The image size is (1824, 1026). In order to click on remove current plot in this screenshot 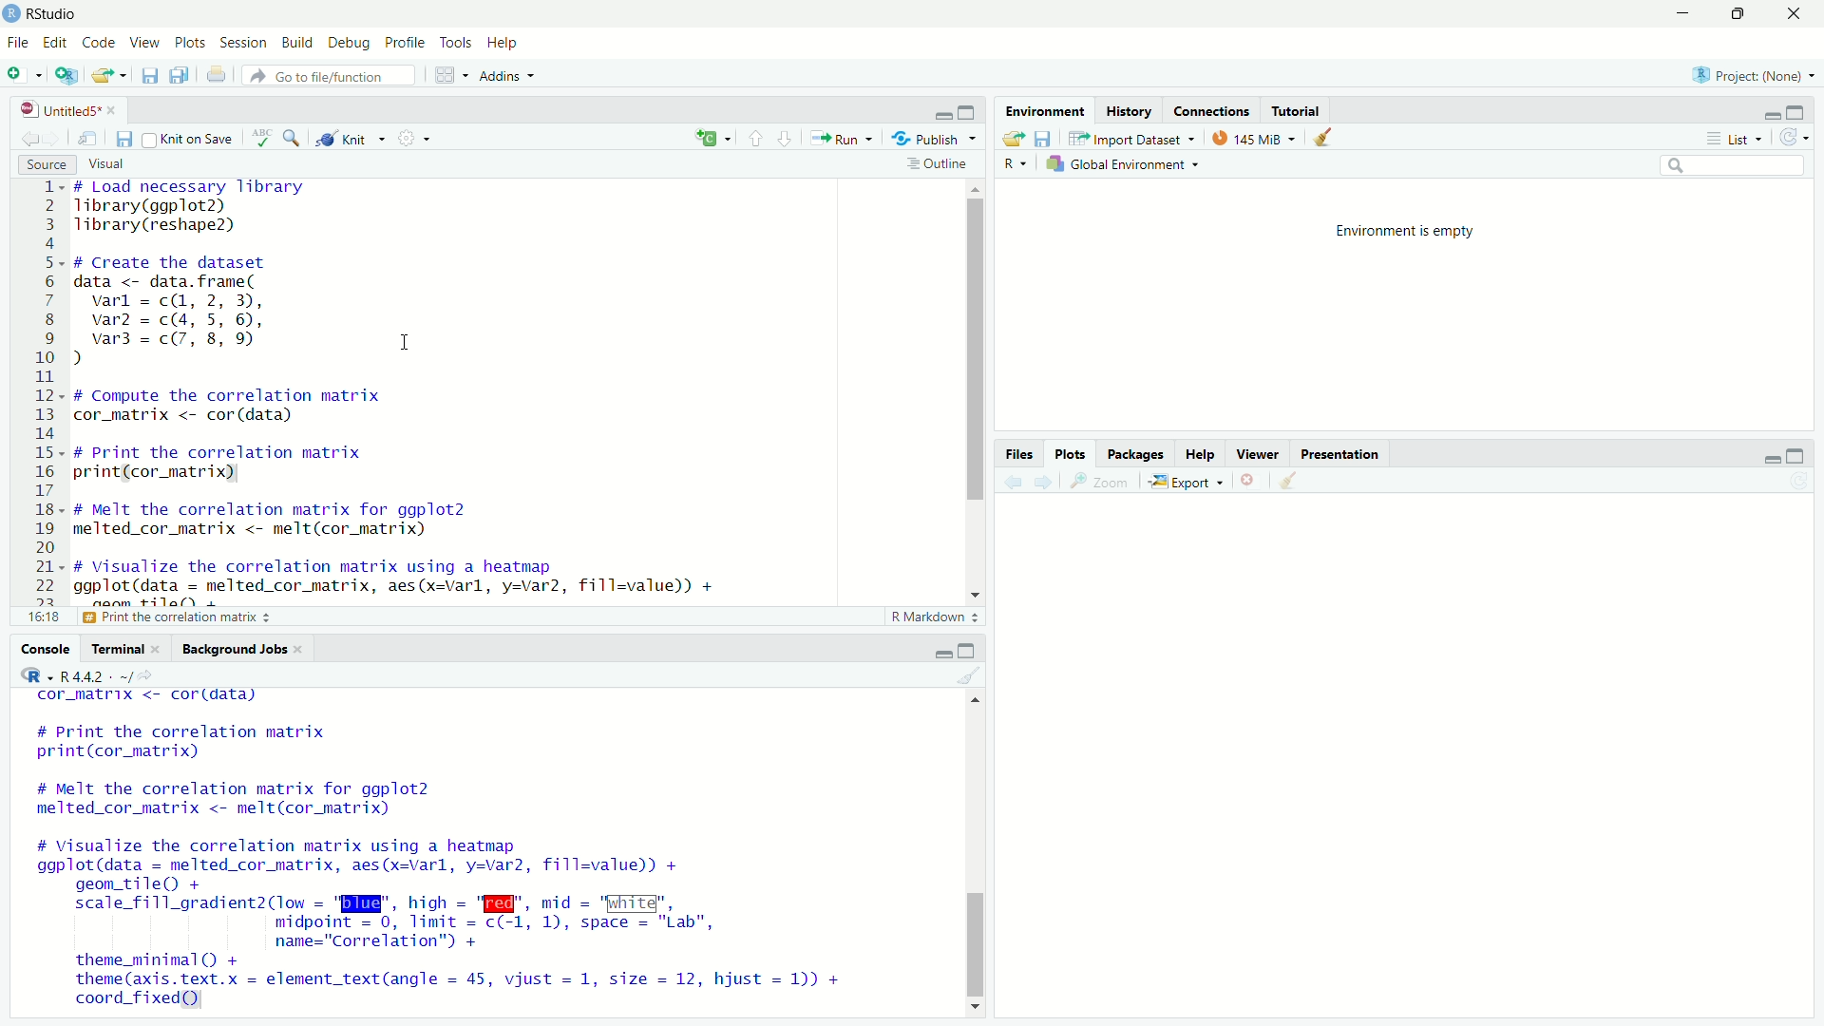, I will do `click(1250, 480)`.